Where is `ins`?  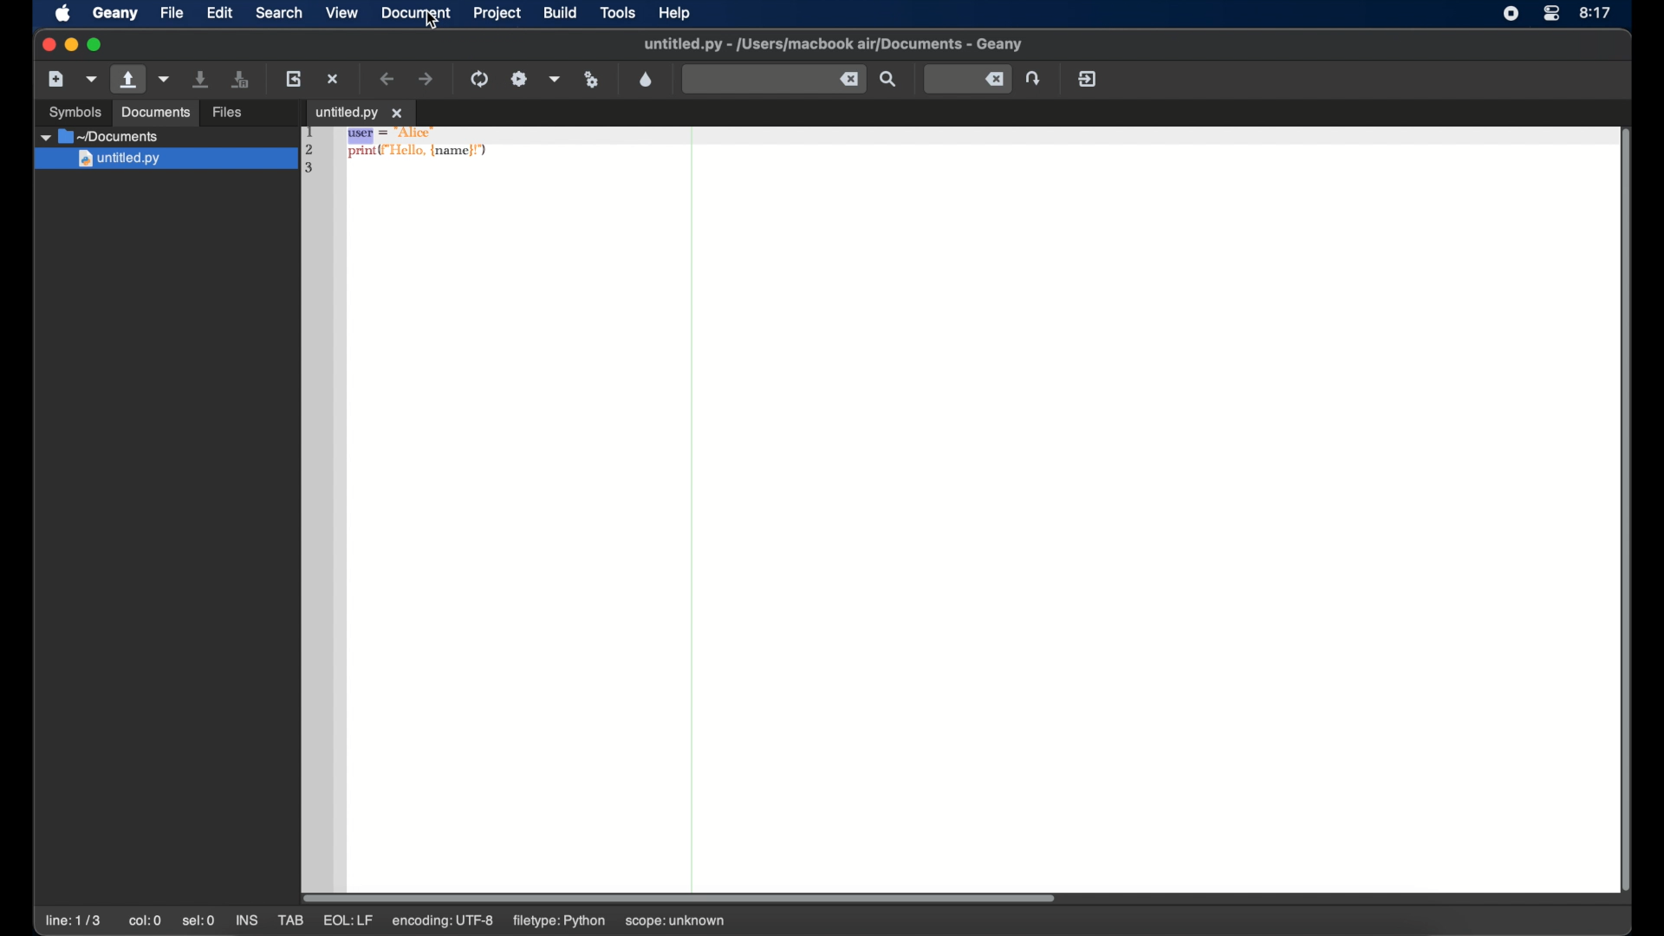
ins is located at coordinates (246, 920).